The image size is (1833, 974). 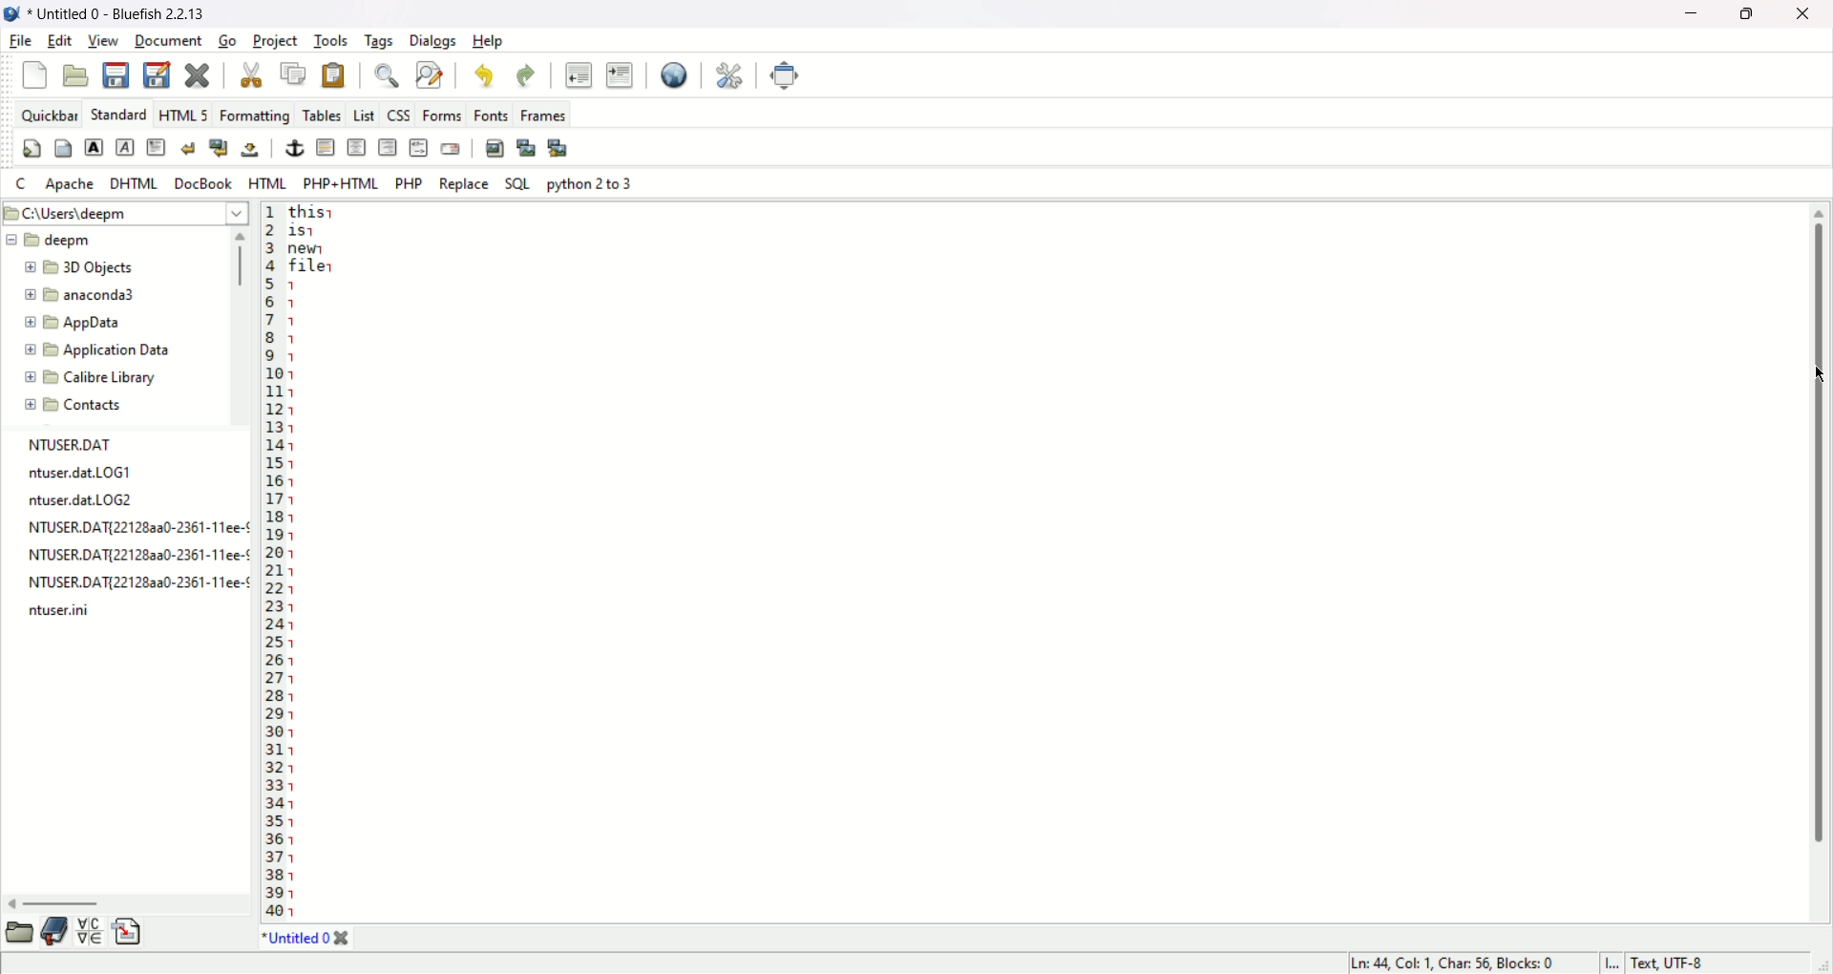 What do you see at coordinates (451, 148) in the screenshot?
I see `email` at bounding box center [451, 148].